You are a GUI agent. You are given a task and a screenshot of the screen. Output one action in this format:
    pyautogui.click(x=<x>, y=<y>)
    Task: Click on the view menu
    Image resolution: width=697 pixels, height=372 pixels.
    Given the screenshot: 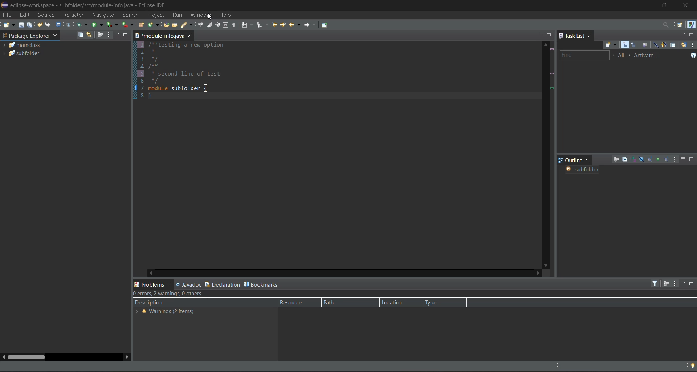 What is the action you would take?
    pyautogui.click(x=676, y=160)
    